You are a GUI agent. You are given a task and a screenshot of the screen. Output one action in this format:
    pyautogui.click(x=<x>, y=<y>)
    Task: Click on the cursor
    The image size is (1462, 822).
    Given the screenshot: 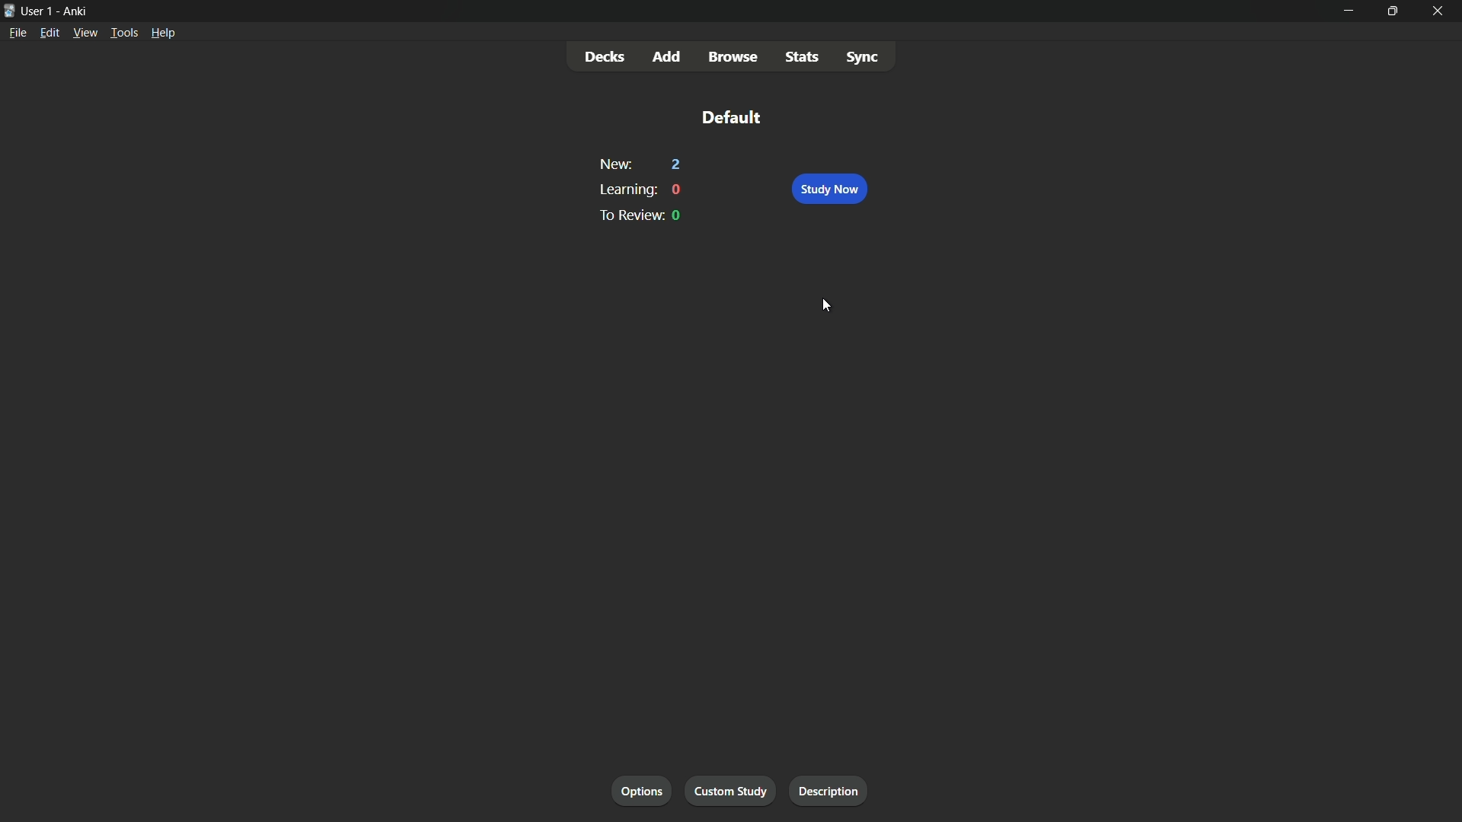 What is the action you would take?
    pyautogui.click(x=826, y=305)
    